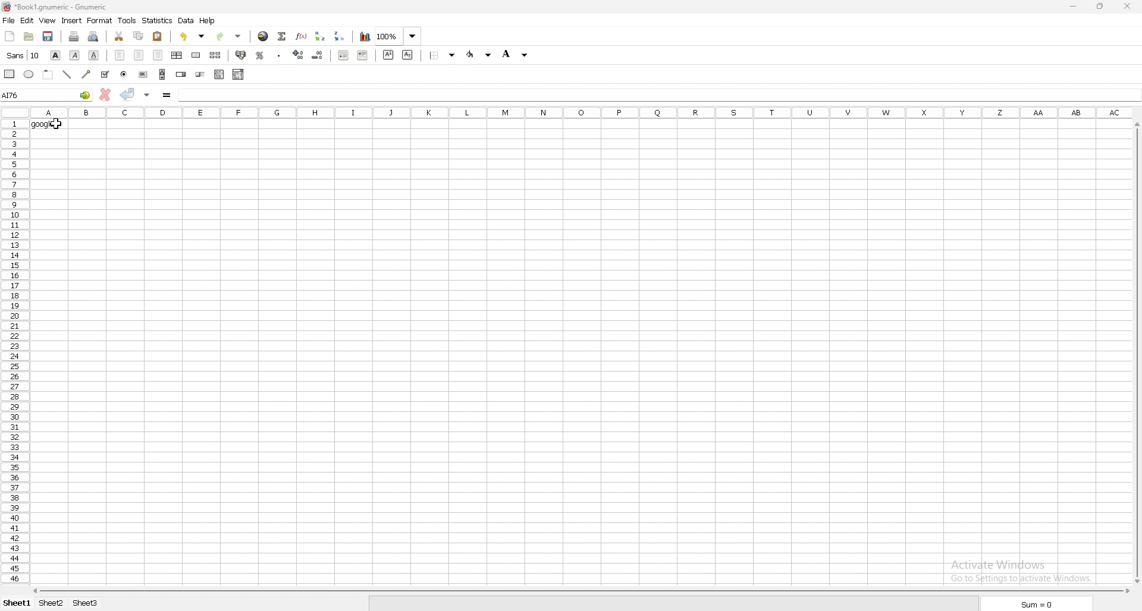 The image size is (1142, 611). Describe the element at coordinates (99, 20) in the screenshot. I see `format` at that location.